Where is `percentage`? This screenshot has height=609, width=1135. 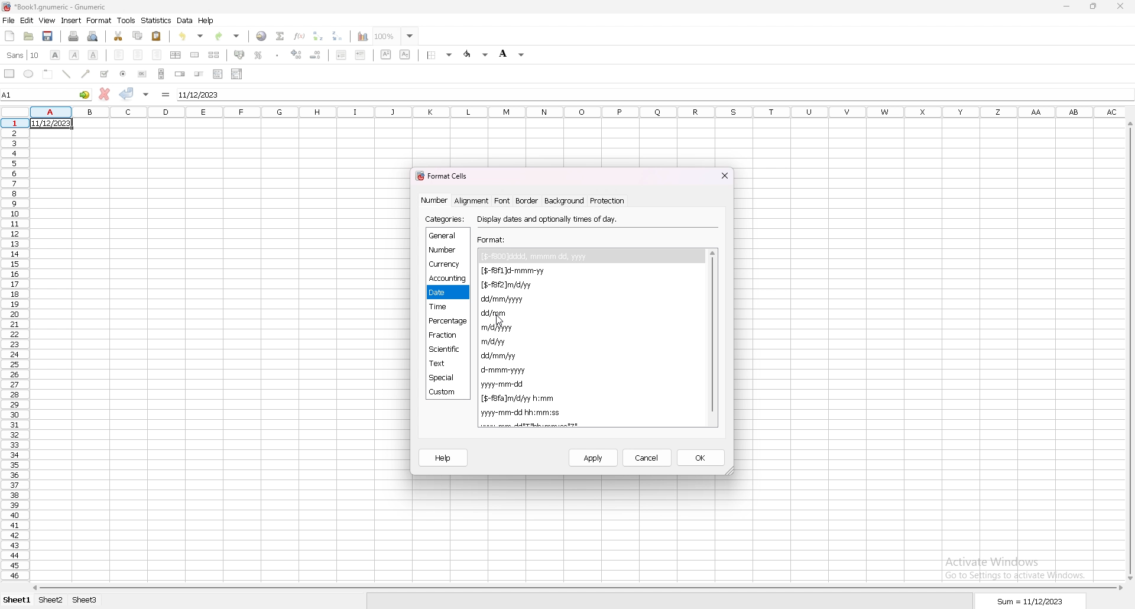
percentage is located at coordinates (258, 55).